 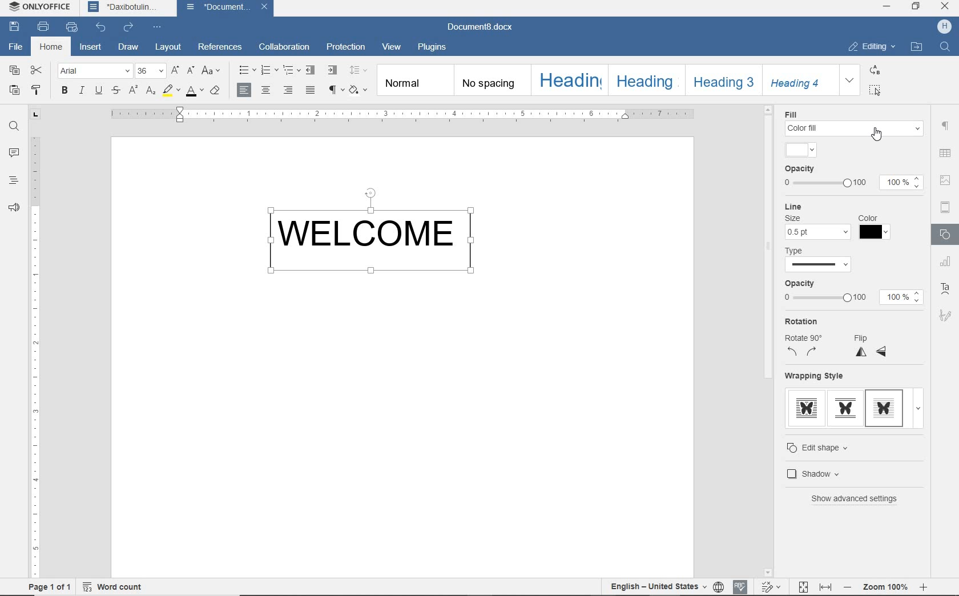 I want to click on Wrapping style, so click(x=815, y=376).